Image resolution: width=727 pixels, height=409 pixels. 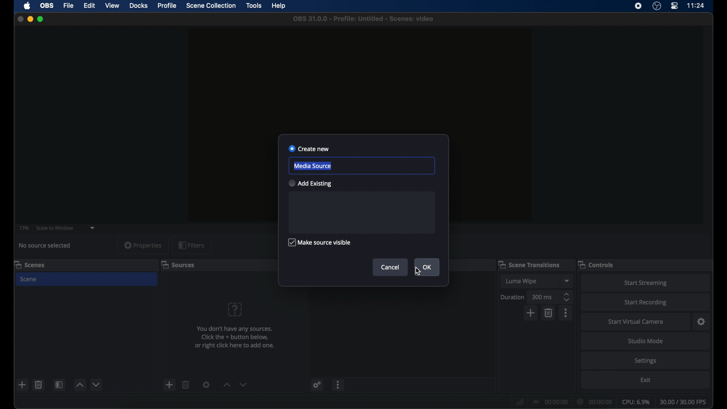 What do you see at coordinates (69, 6) in the screenshot?
I see `file` at bounding box center [69, 6].